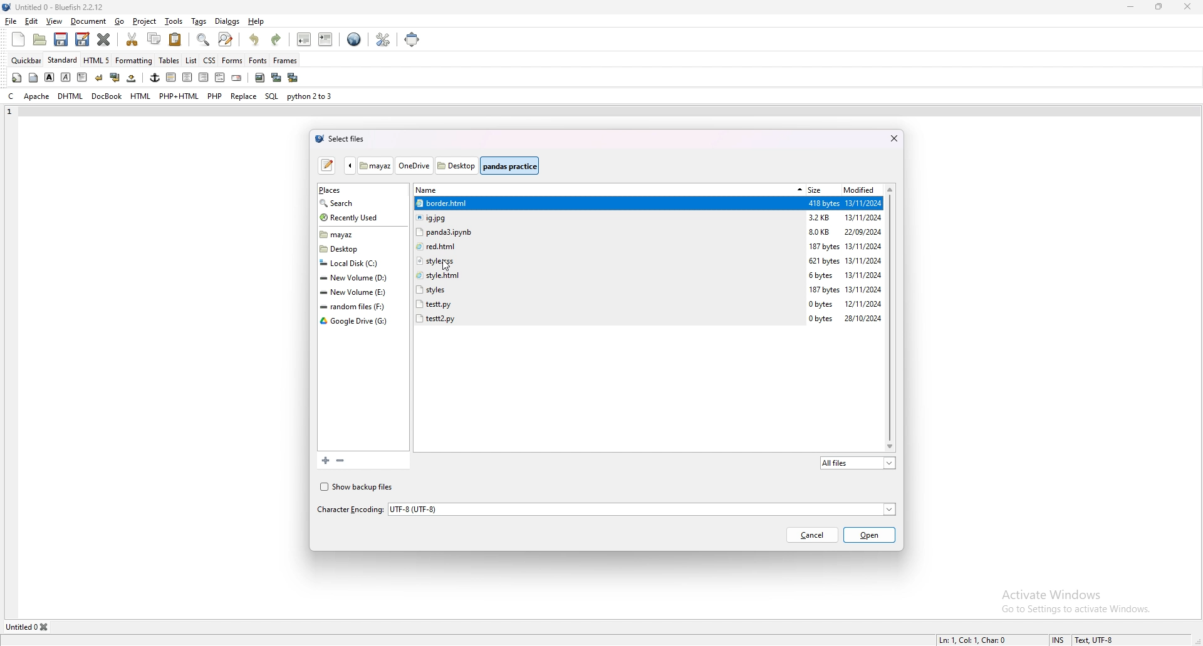 The width and height of the screenshot is (1203, 646). Describe the element at coordinates (279, 39) in the screenshot. I see `redo` at that location.